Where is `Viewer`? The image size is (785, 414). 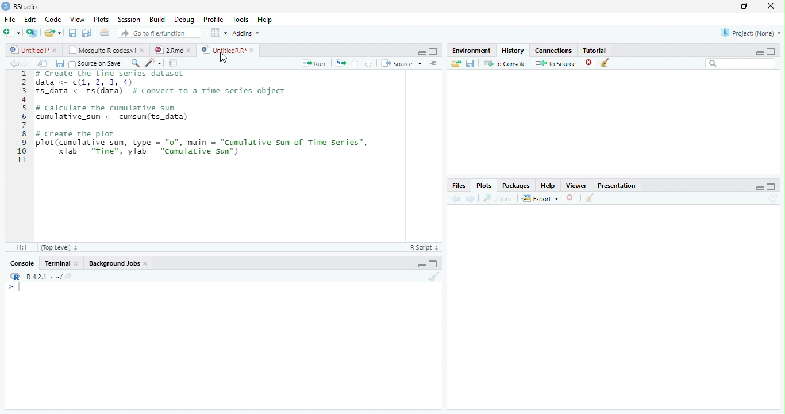
Viewer is located at coordinates (575, 187).